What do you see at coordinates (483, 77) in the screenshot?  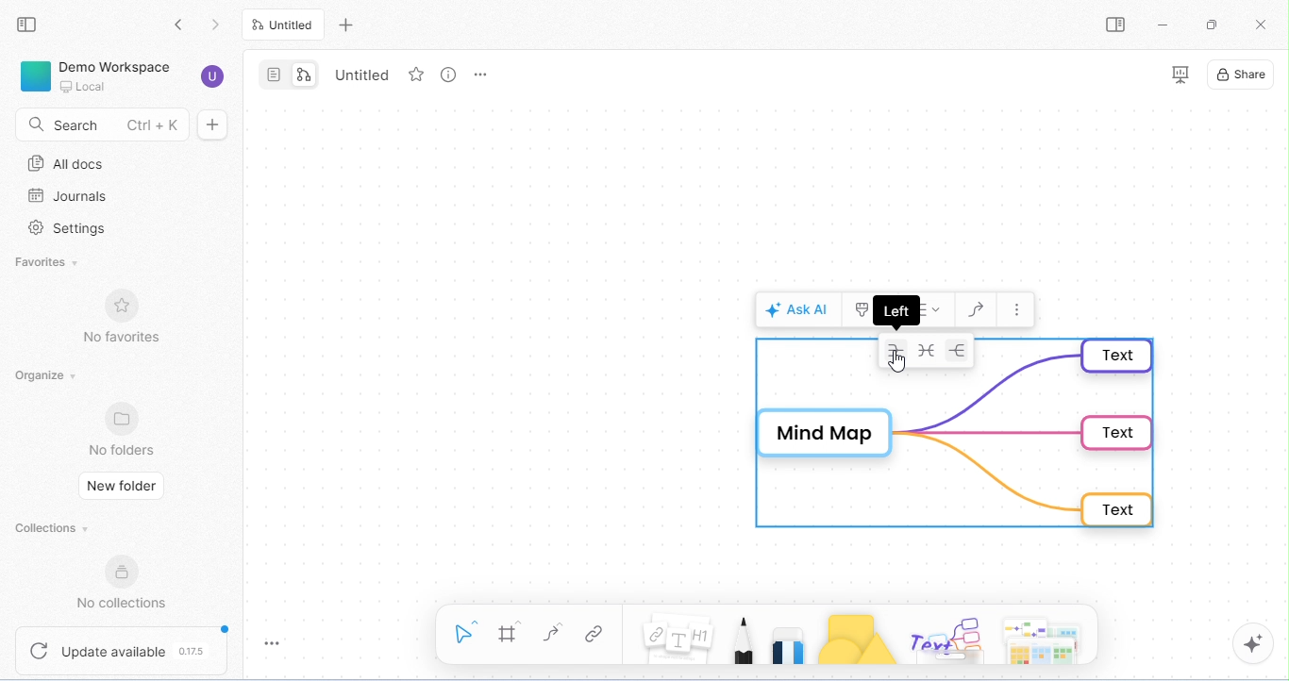 I see `tab options` at bounding box center [483, 77].